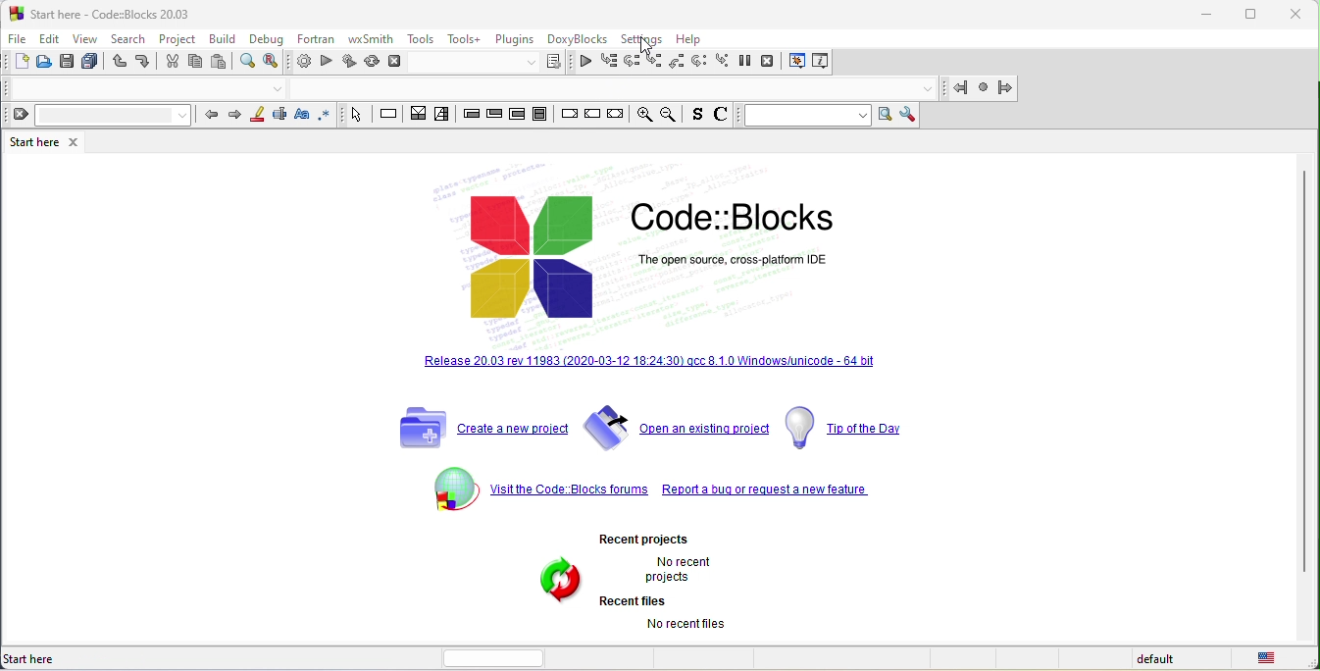  What do you see at coordinates (663, 488) in the screenshot?
I see `visit the code blocks forum report a bug ` at bounding box center [663, 488].